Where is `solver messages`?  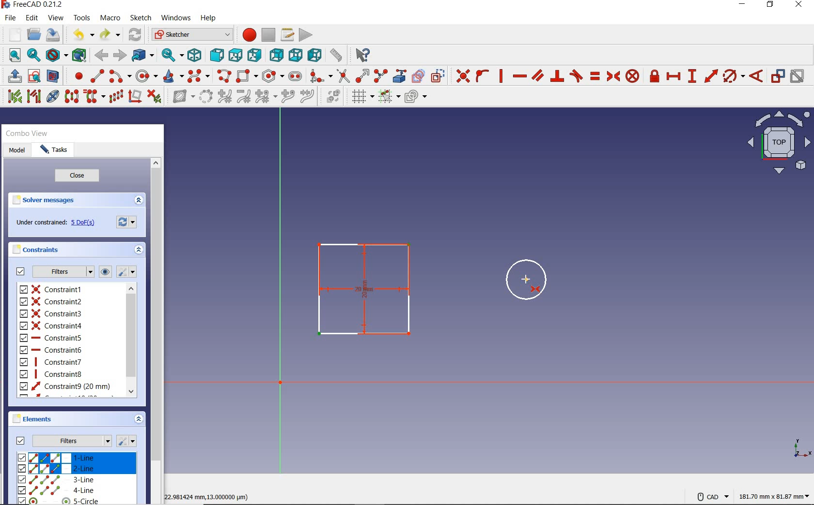 solver messages is located at coordinates (43, 201).